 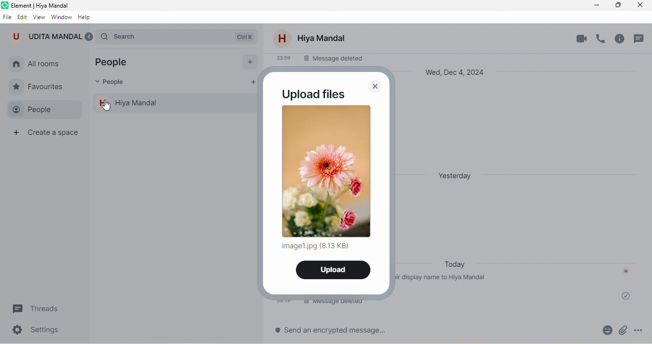 I want to click on hiya mandal, so click(x=177, y=103).